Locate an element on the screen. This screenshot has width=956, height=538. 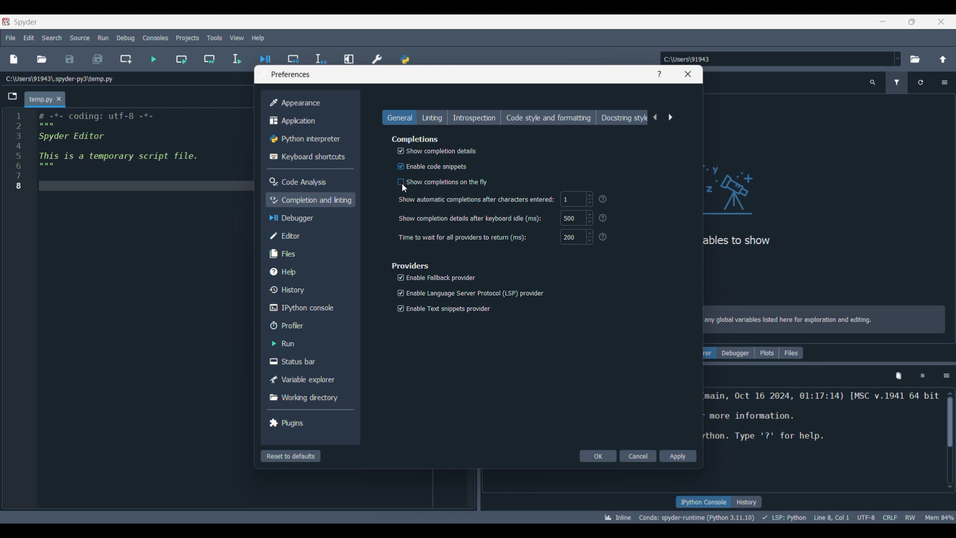
Completion and linting, current selection highlighted is located at coordinates (310, 200).